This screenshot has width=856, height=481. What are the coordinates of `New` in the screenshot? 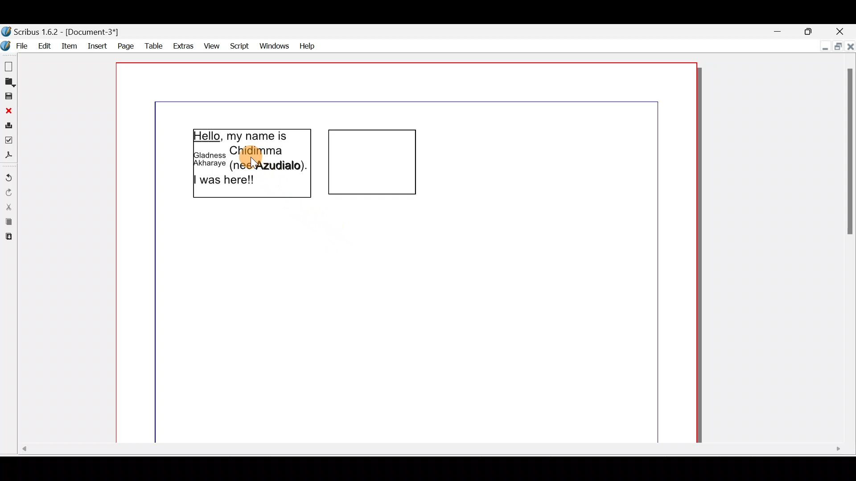 It's located at (10, 66).